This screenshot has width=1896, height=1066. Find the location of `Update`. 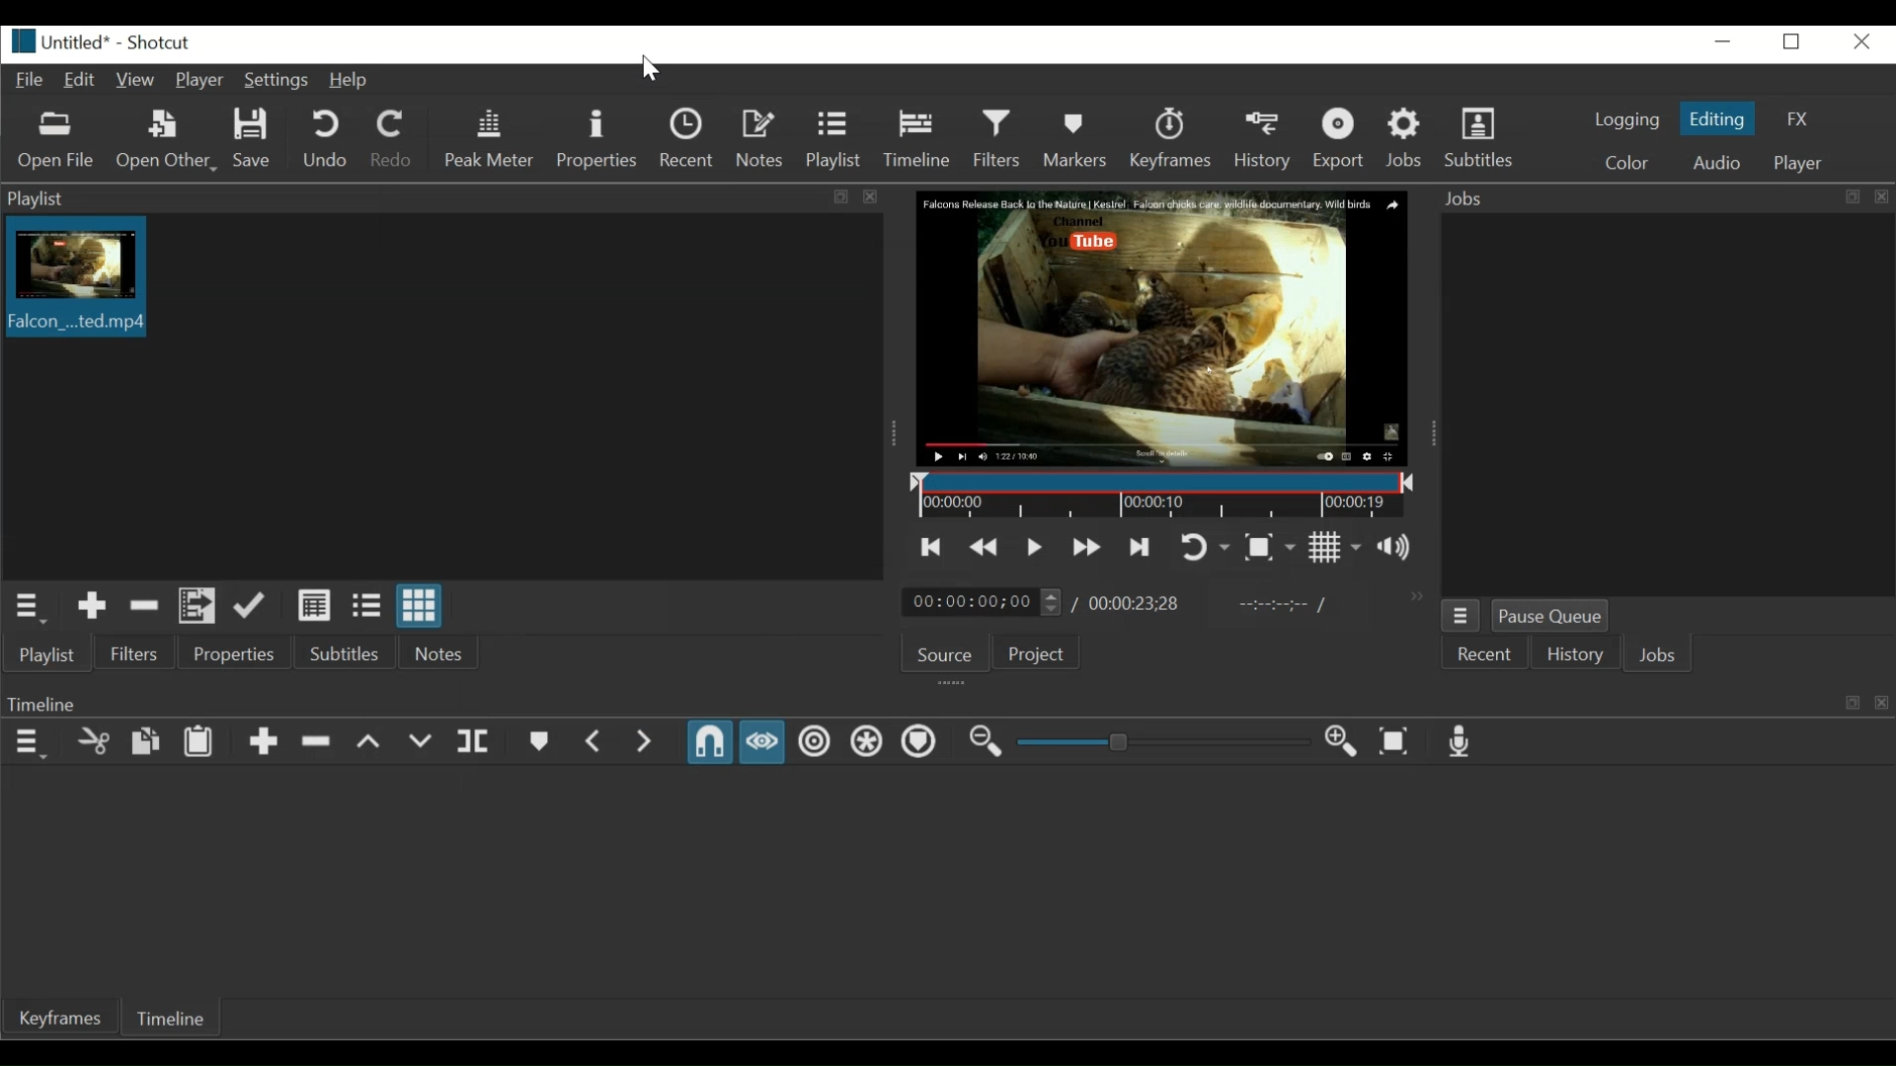

Update is located at coordinates (251, 606).